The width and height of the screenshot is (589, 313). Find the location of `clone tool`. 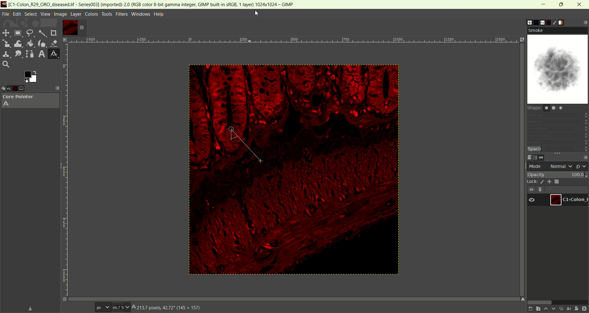

clone tool is located at coordinates (5, 54).